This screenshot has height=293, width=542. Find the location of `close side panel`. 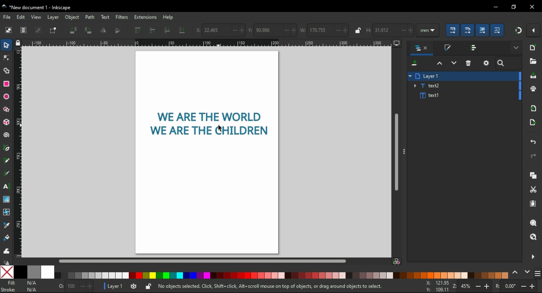

close side panel is located at coordinates (532, 257).